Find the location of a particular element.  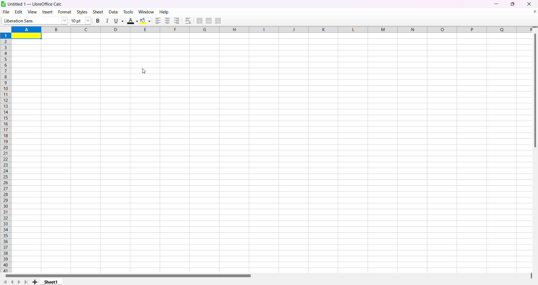

wrap text is located at coordinates (189, 20).